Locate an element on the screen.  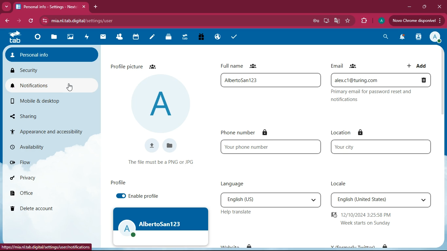
images is located at coordinates (72, 37).